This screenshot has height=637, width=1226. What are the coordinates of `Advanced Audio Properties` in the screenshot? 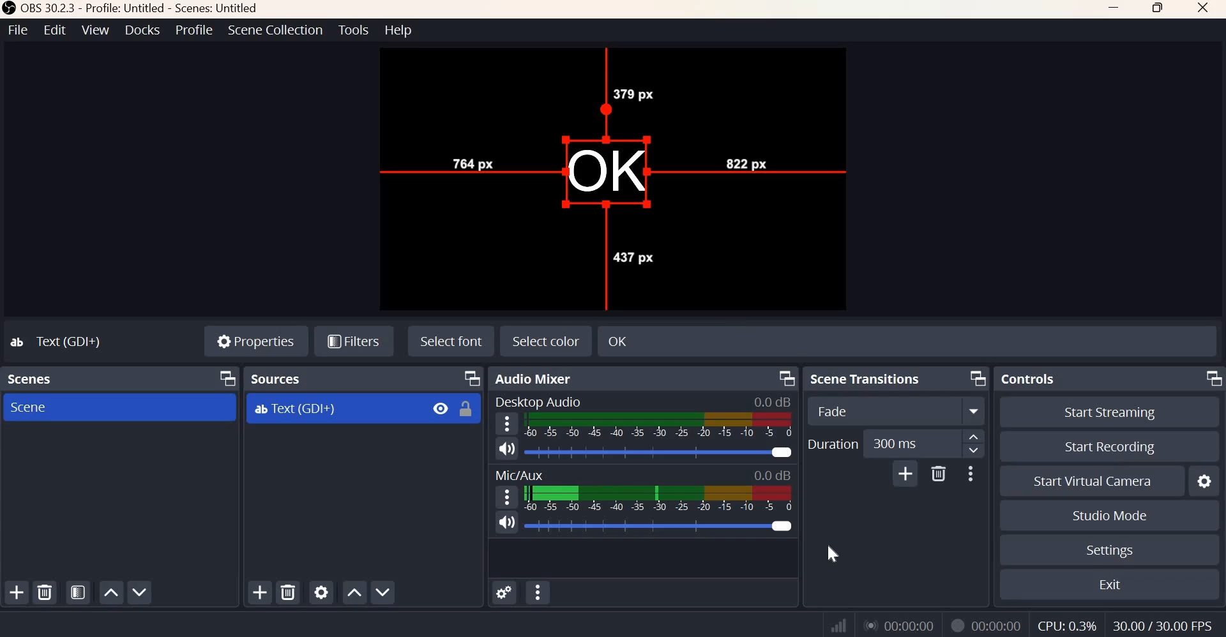 It's located at (504, 592).